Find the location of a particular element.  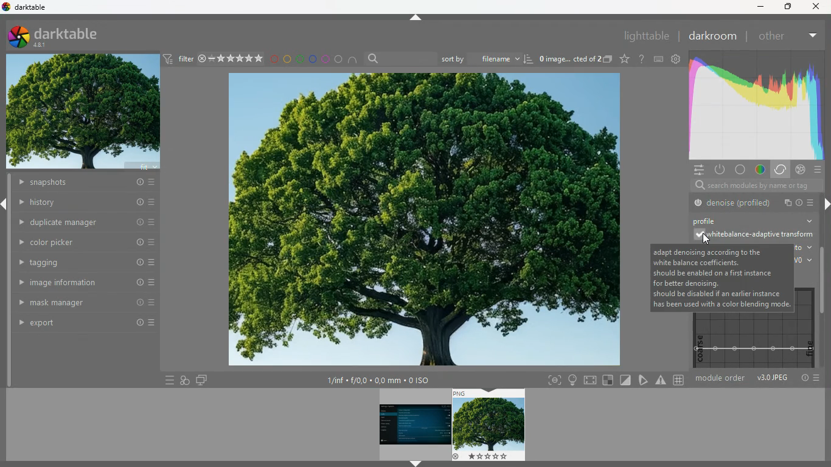

red is located at coordinates (274, 60).